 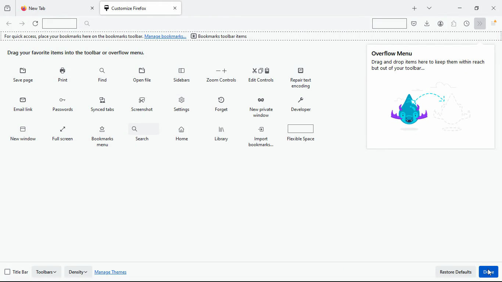 What do you see at coordinates (261, 136) in the screenshot?
I see `library` at bounding box center [261, 136].